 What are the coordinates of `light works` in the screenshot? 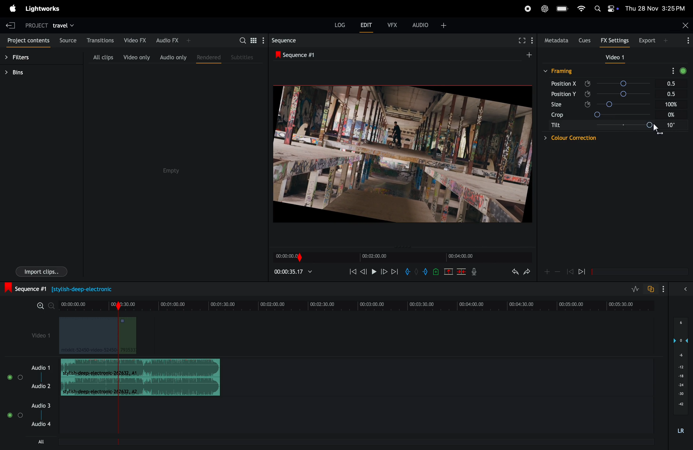 It's located at (13, 8).